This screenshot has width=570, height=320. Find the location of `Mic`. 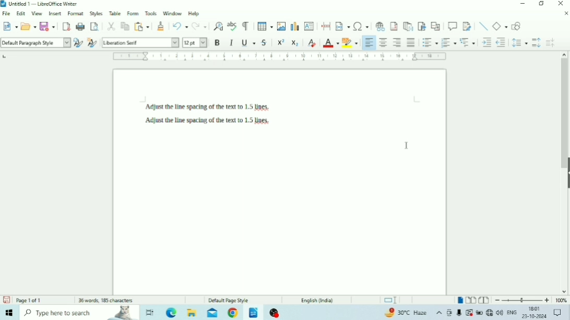

Mic is located at coordinates (459, 313).